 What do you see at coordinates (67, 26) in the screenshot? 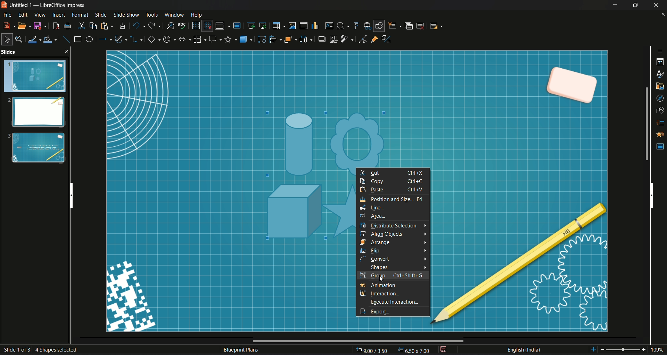
I see `print` at bounding box center [67, 26].